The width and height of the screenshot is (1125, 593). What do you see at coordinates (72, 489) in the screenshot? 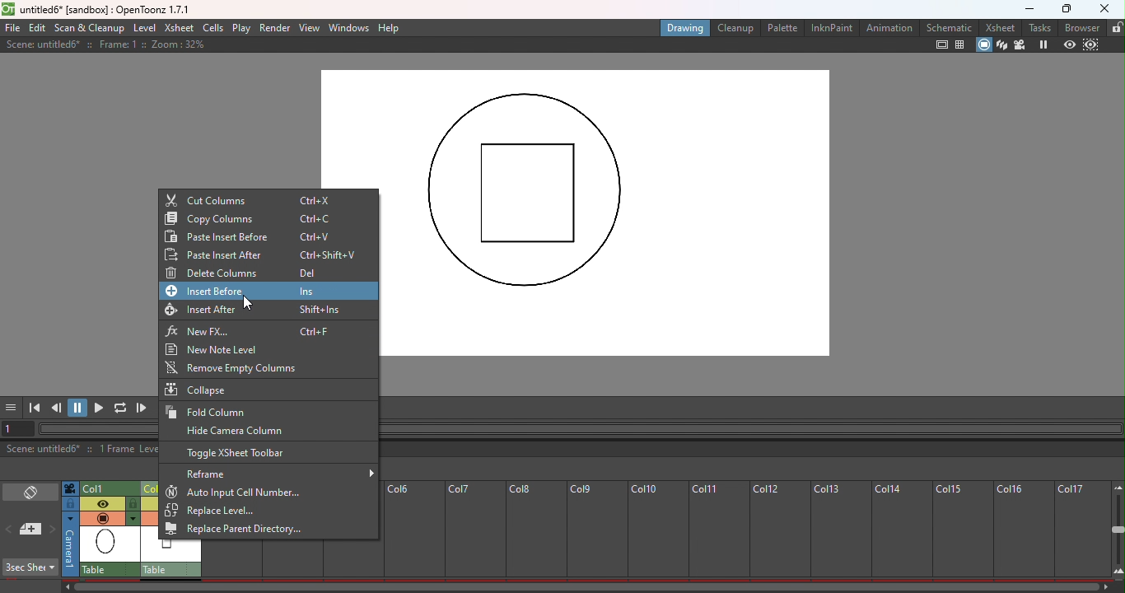
I see `Click to select camera` at bounding box center [72, 489].